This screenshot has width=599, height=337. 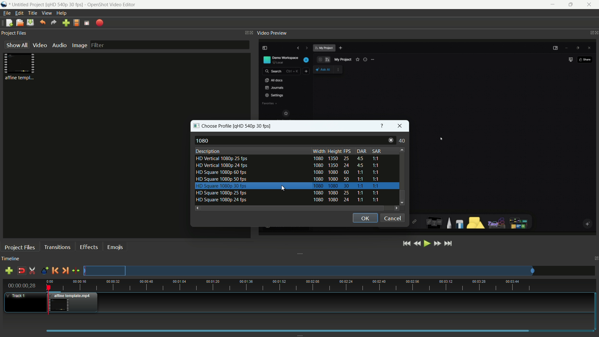 I want to click on 1080, so click(x=204, y=141).